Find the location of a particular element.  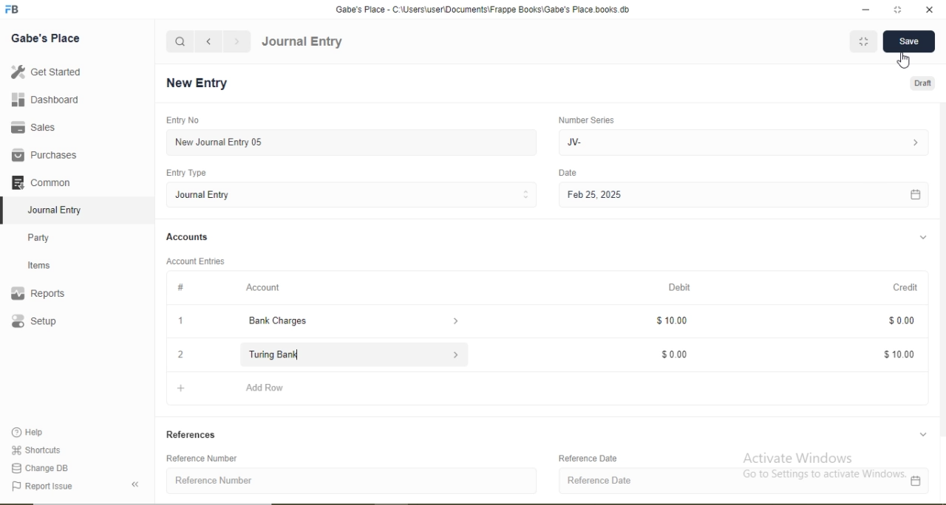

logo is located at coordinates (13, 10).